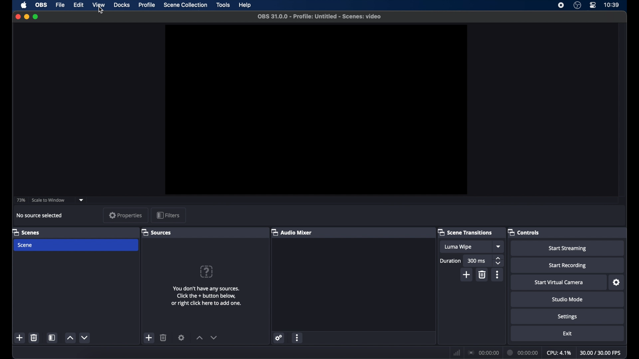 Image resolution: width=639 pixels, height=359 pixels. I want to click on docks, so click(122, 5).